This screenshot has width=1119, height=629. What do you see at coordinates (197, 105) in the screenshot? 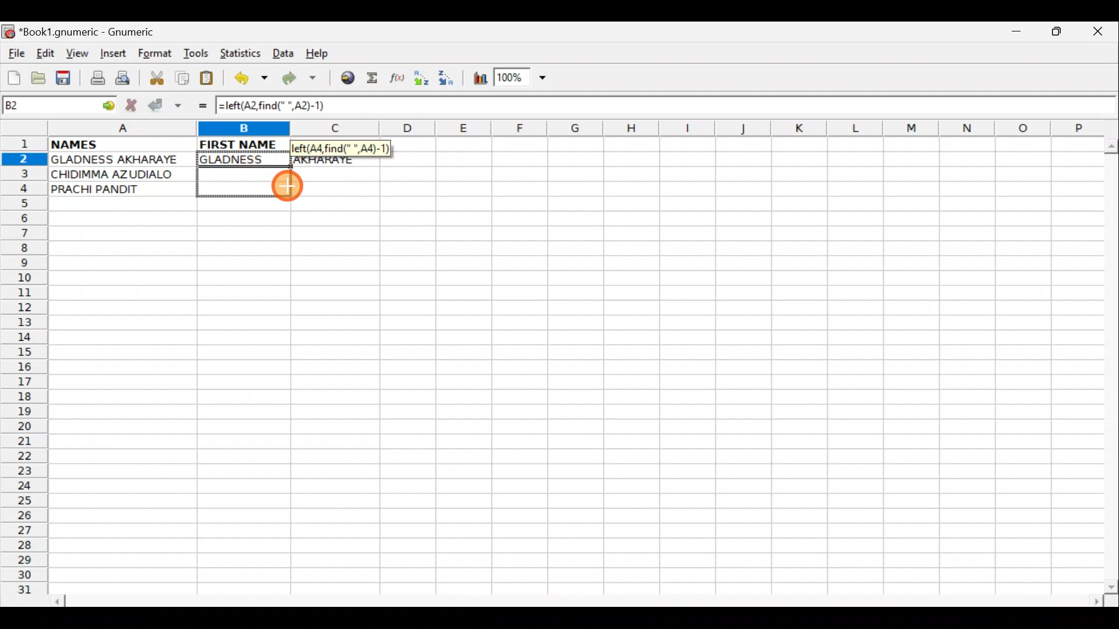
I see `Enter formula` at bounding box center [197, 105].